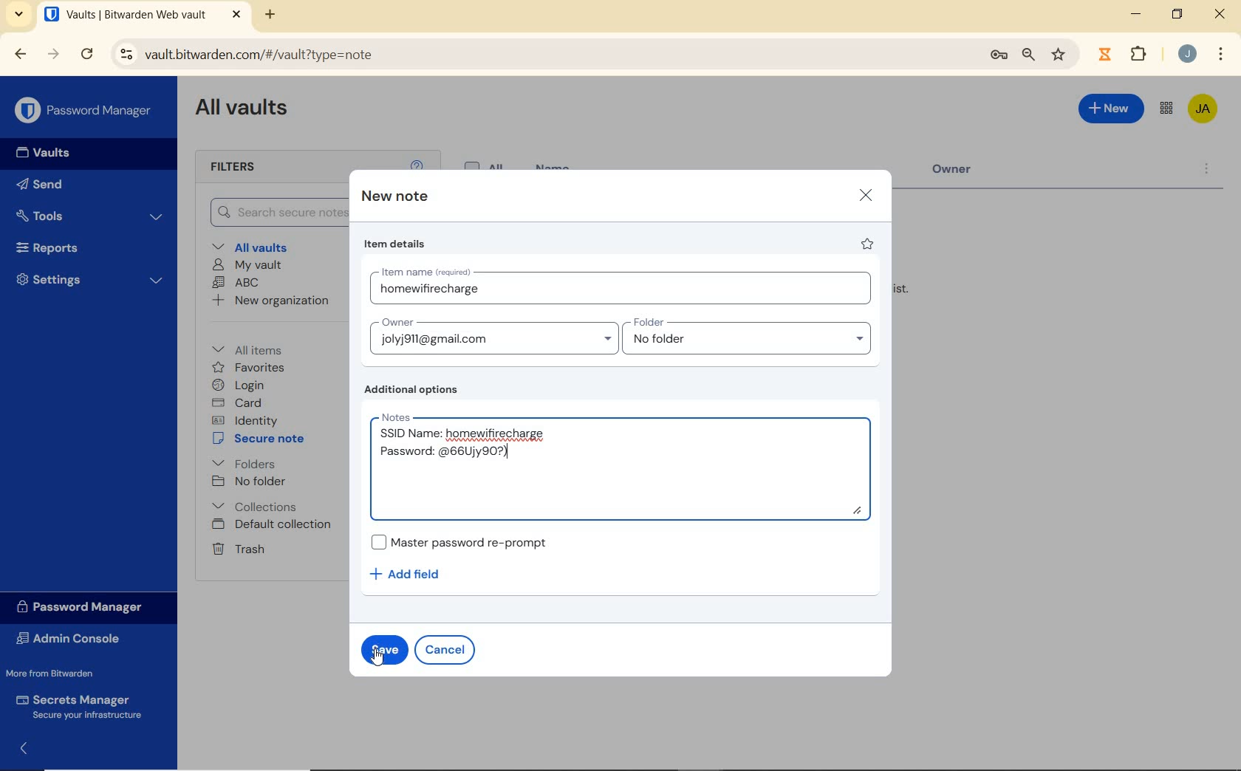 The width and height of the screenshot is (1241, 771). I want to click on restore, so click(1177, 14).